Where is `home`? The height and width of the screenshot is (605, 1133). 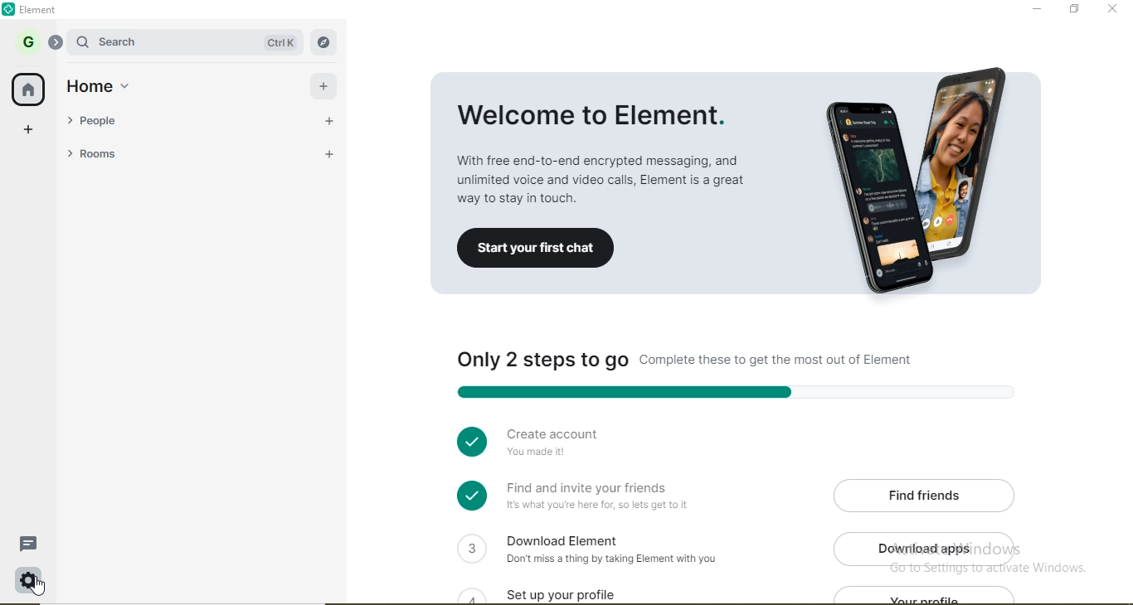
home is located at coordinates (30, 90).